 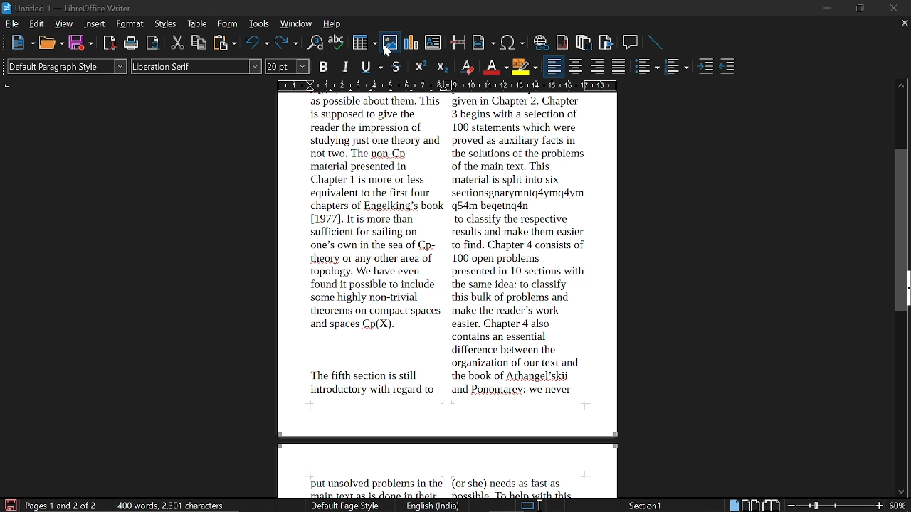 What do you see at coordinates (434, 506) in the screenshot?
I see `English India` at bounding box center [434, 506].